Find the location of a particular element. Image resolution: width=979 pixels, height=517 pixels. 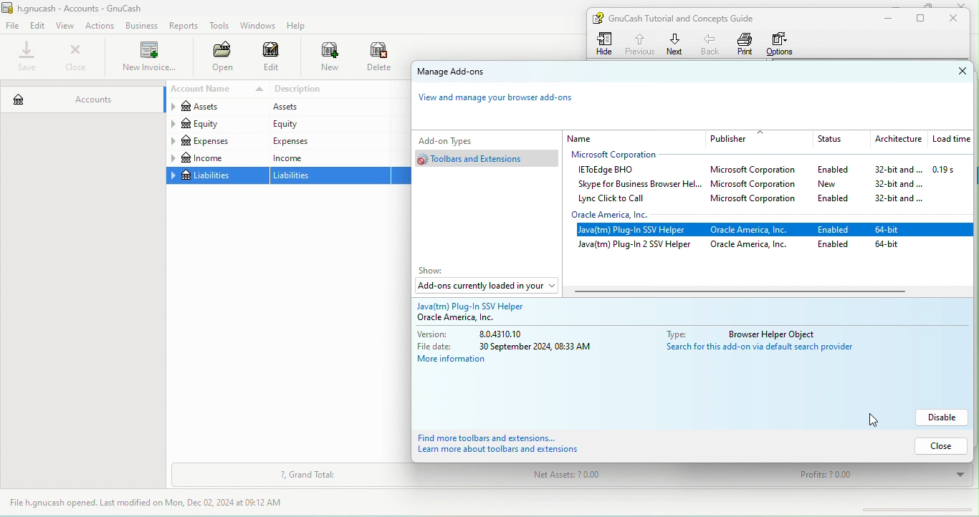

toolbars and extensions is located at coordinates (489, 158).